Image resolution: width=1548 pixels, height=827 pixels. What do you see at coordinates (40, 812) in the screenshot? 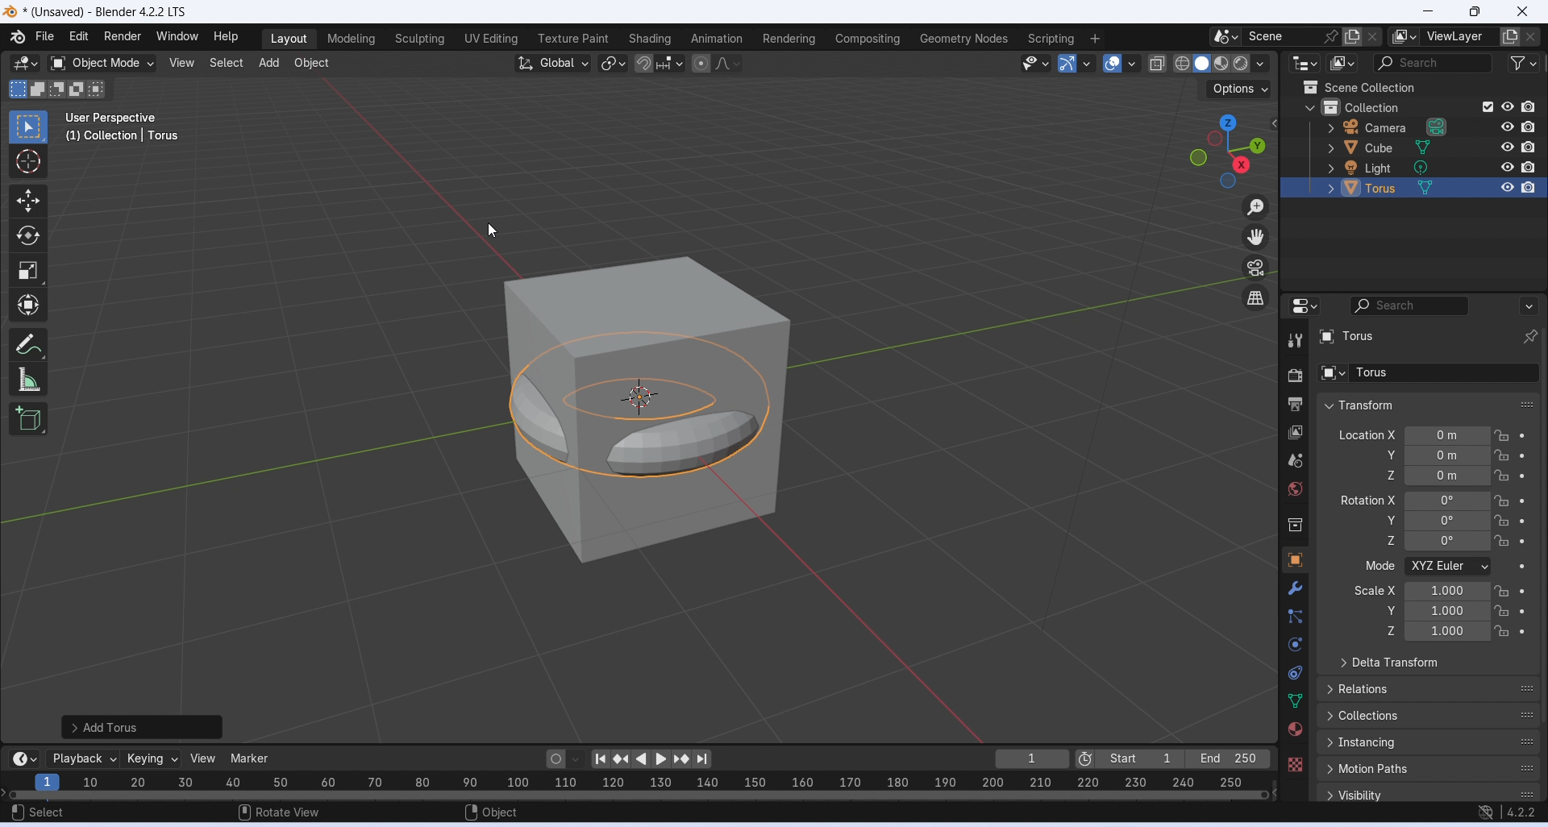
I see `select` at bounding box center [40, 812].